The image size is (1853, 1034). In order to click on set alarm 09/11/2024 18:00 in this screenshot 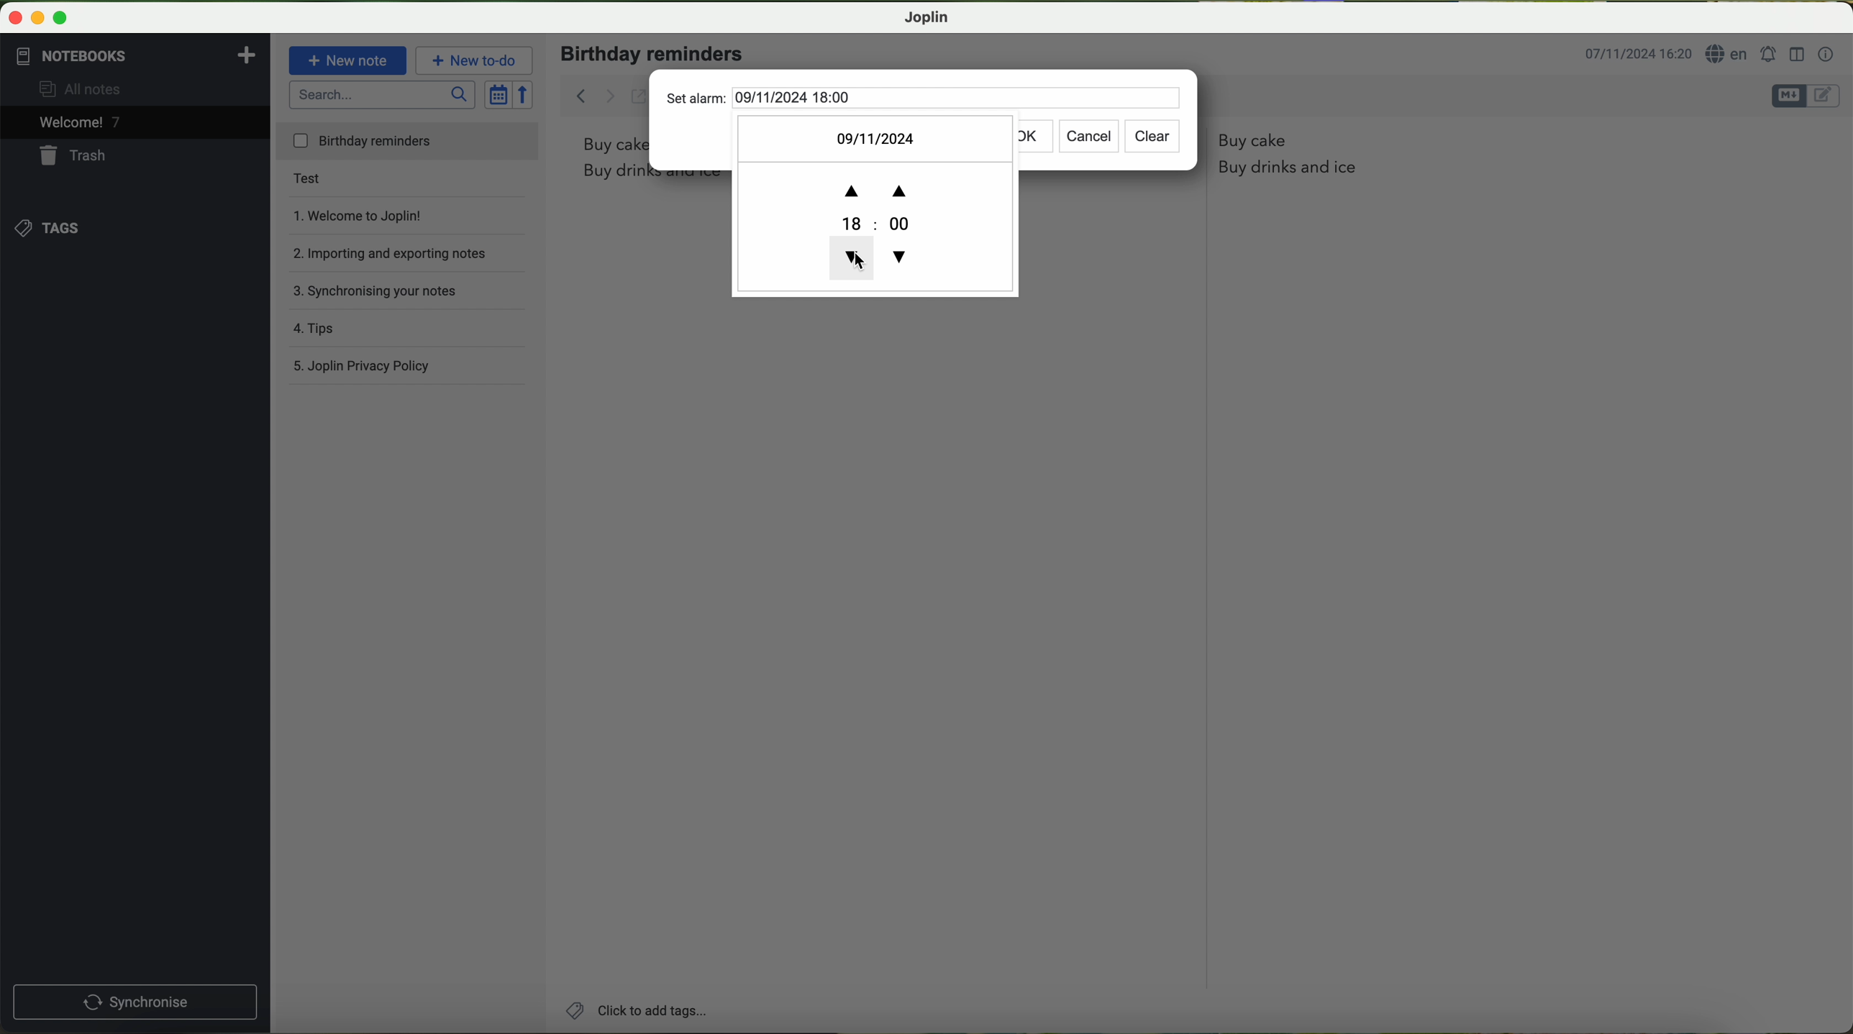, I will do `click(806, 99)`.